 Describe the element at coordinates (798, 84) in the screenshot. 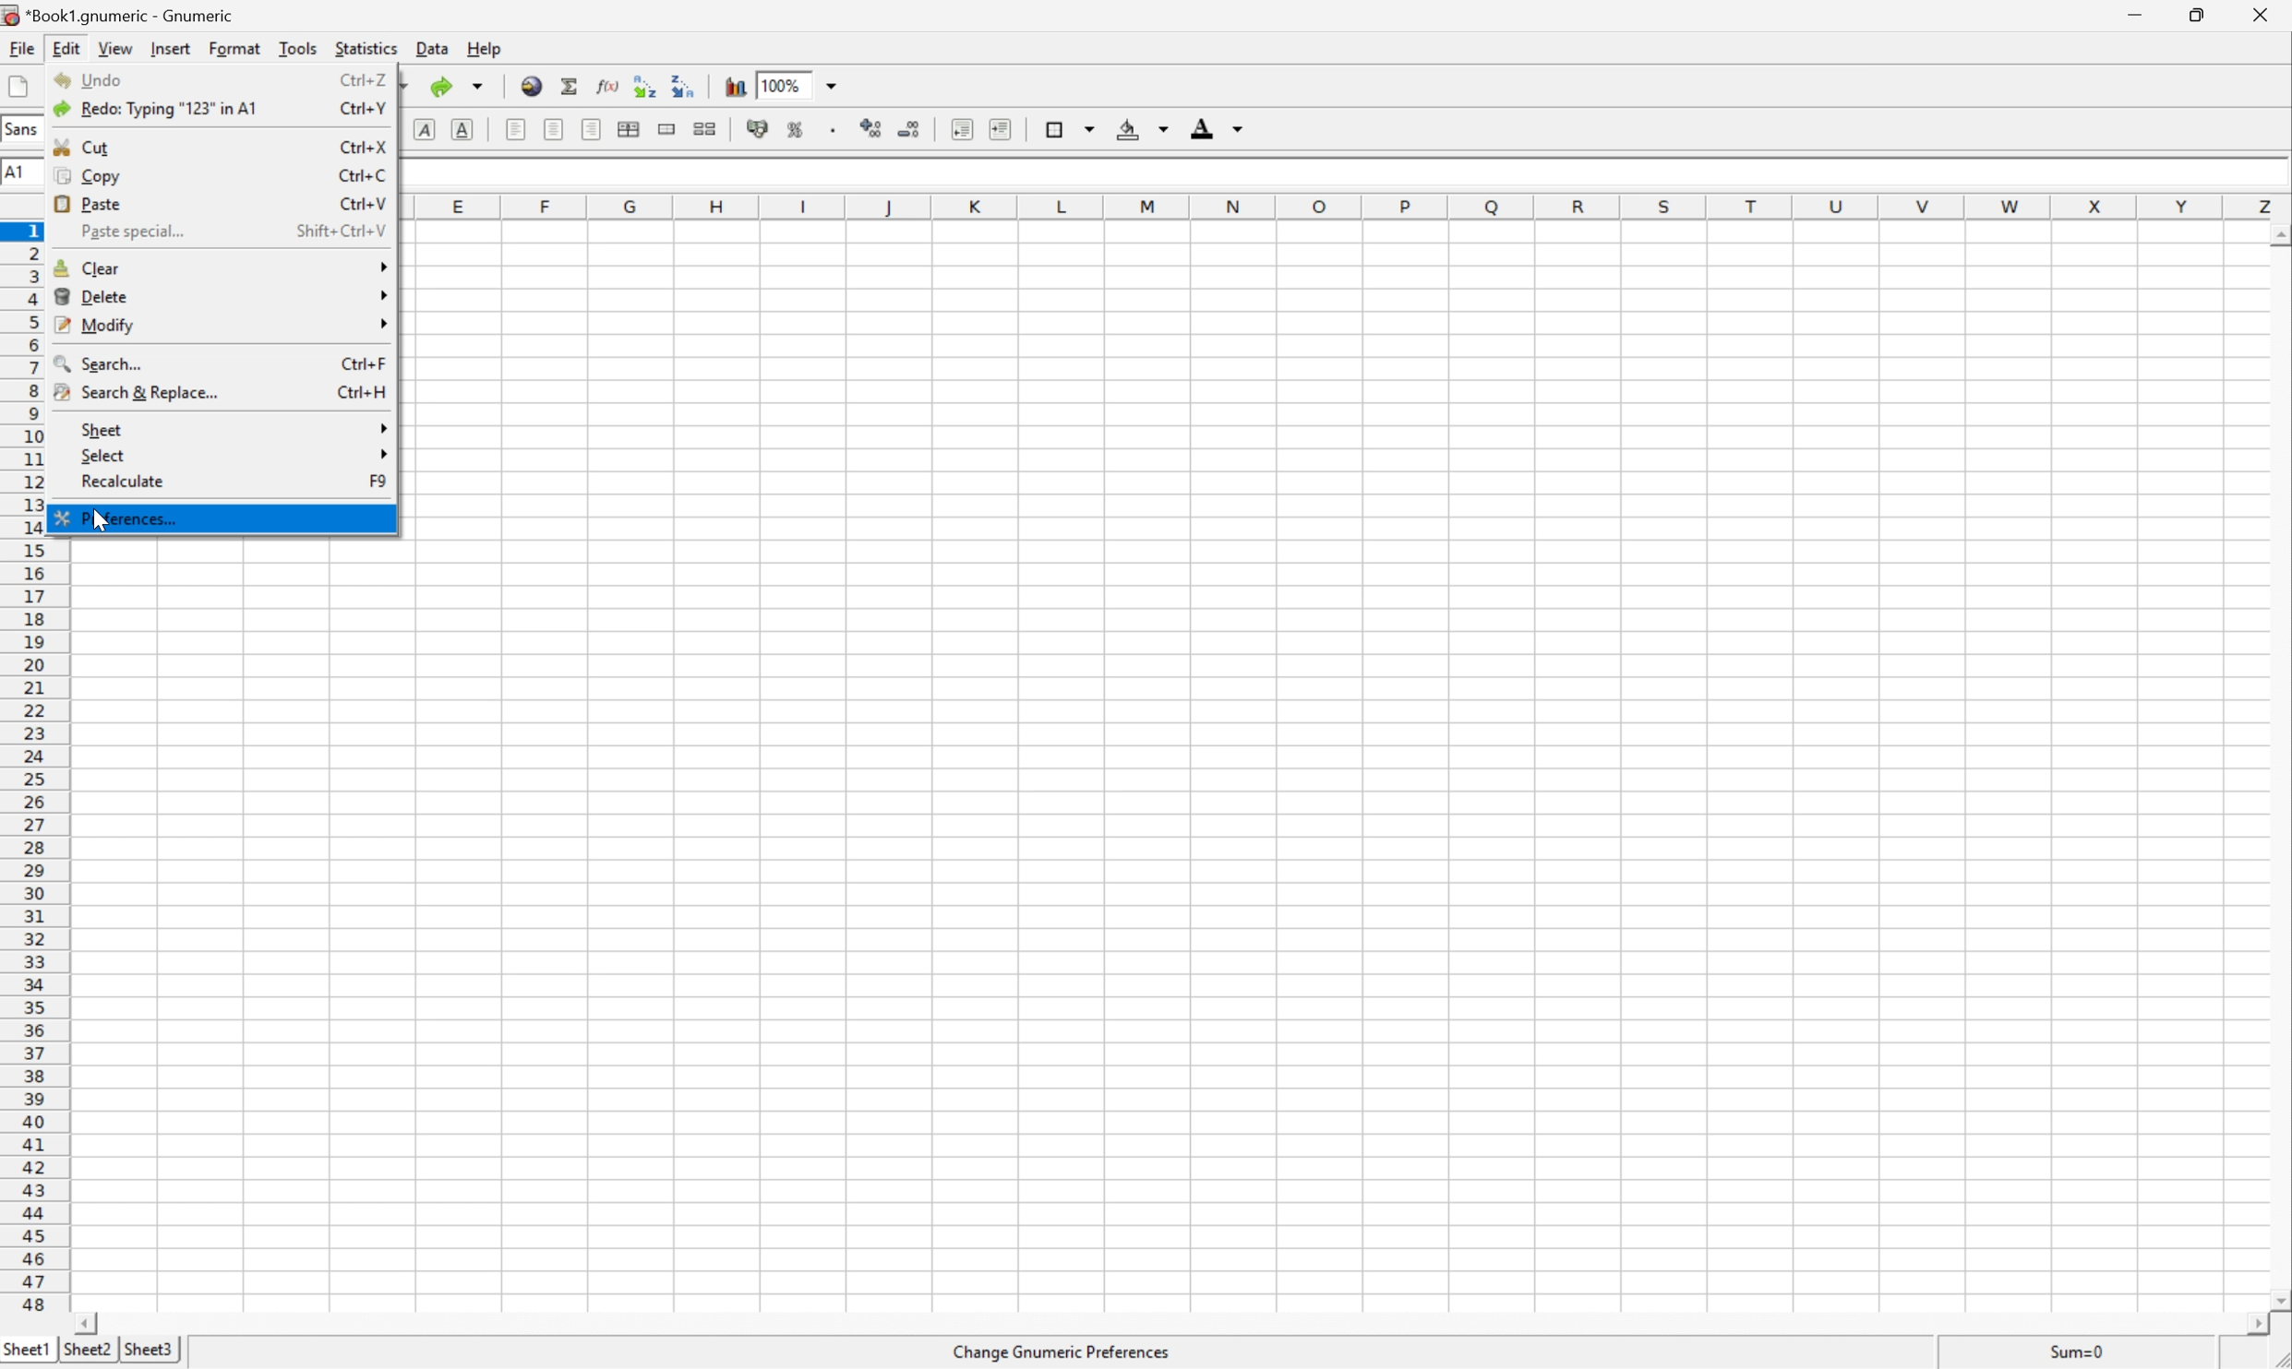

I see `100%` at that location.